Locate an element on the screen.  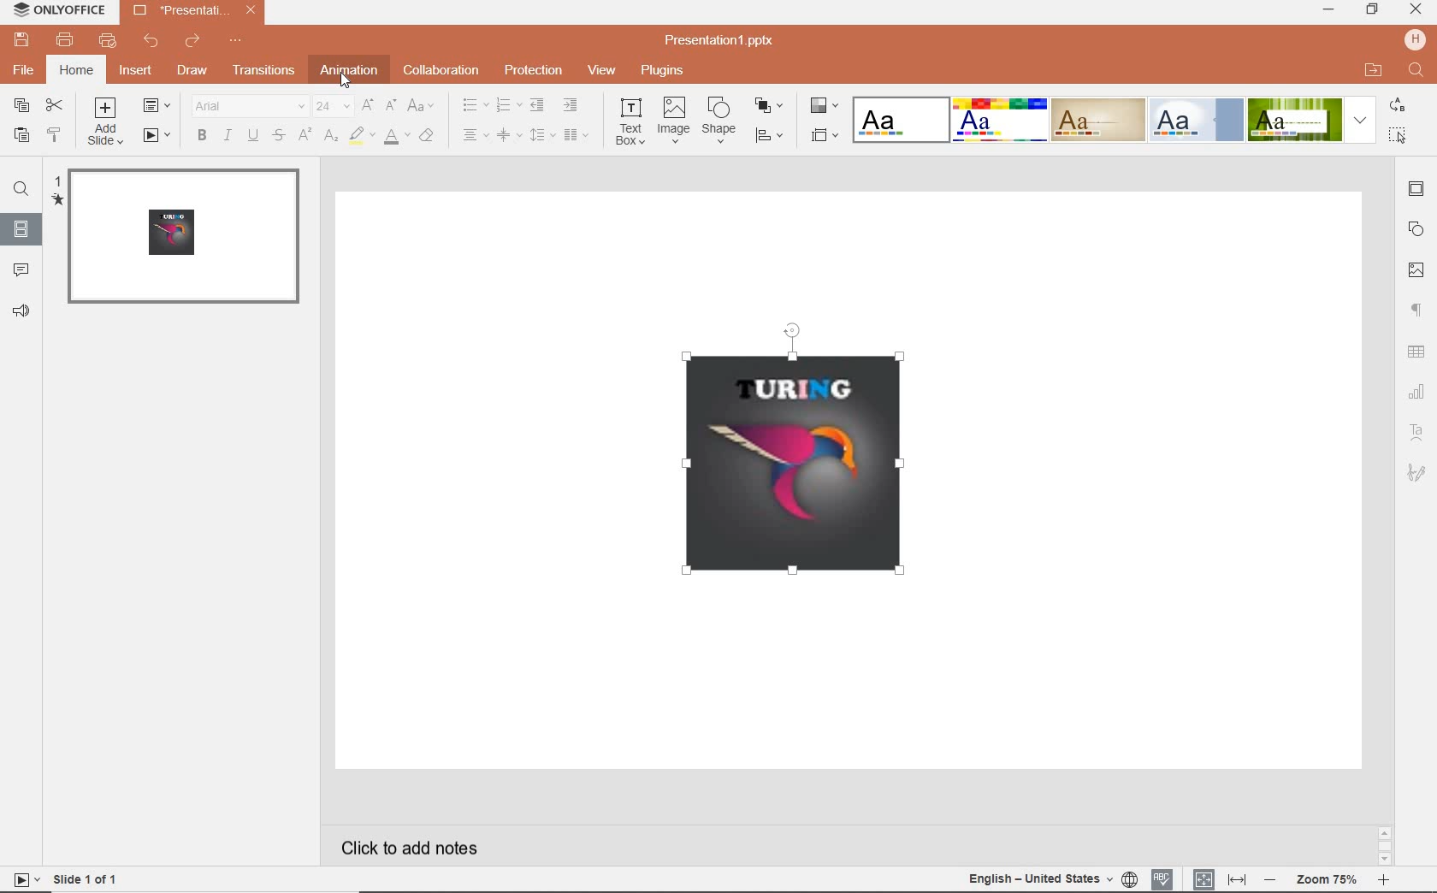
insert columns is located at coordinates (577, 134).